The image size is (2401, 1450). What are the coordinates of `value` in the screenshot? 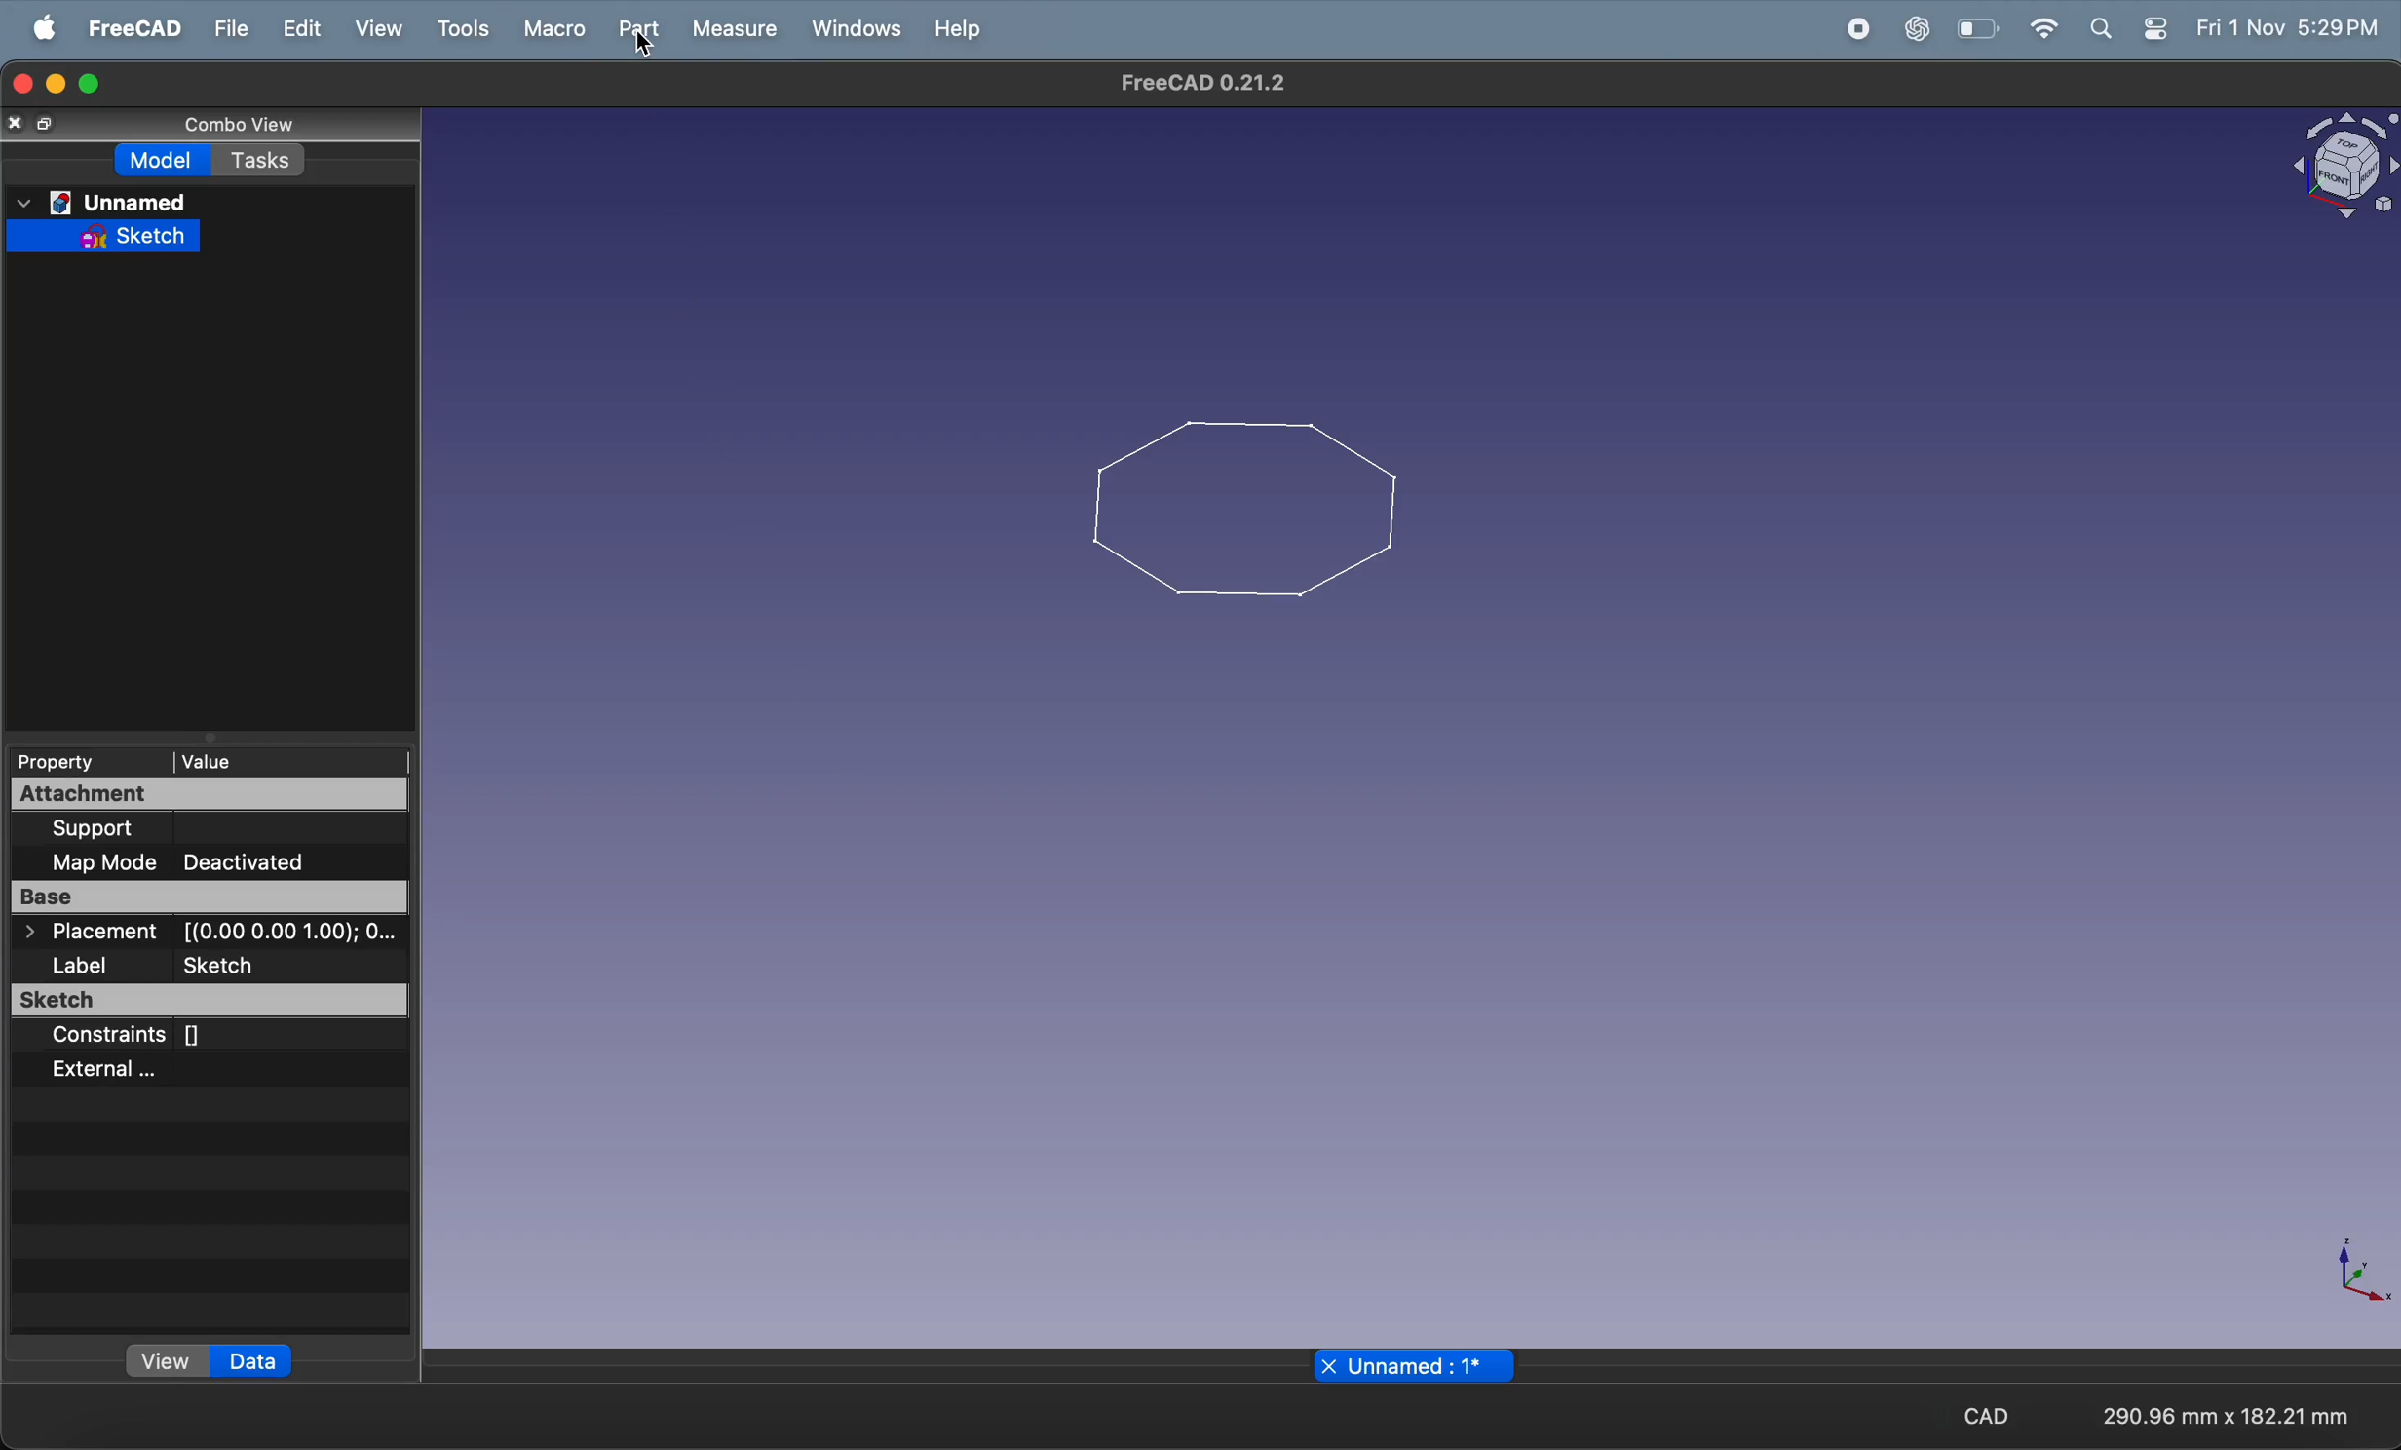 It's located at (278, 762).